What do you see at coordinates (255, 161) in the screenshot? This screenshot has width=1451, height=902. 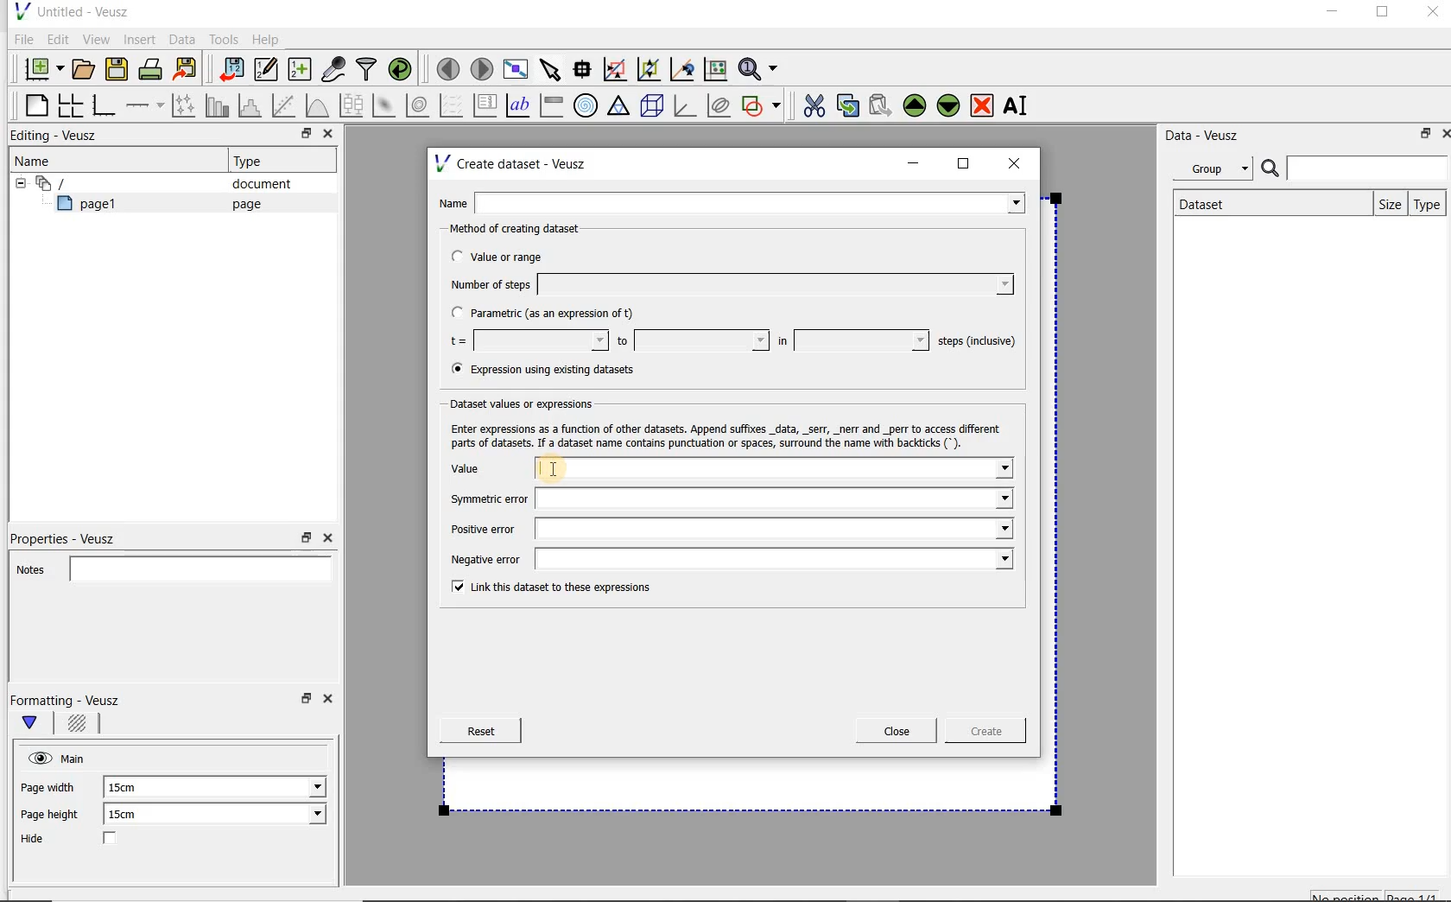 I see `Type` at bounding box center [255, 161].